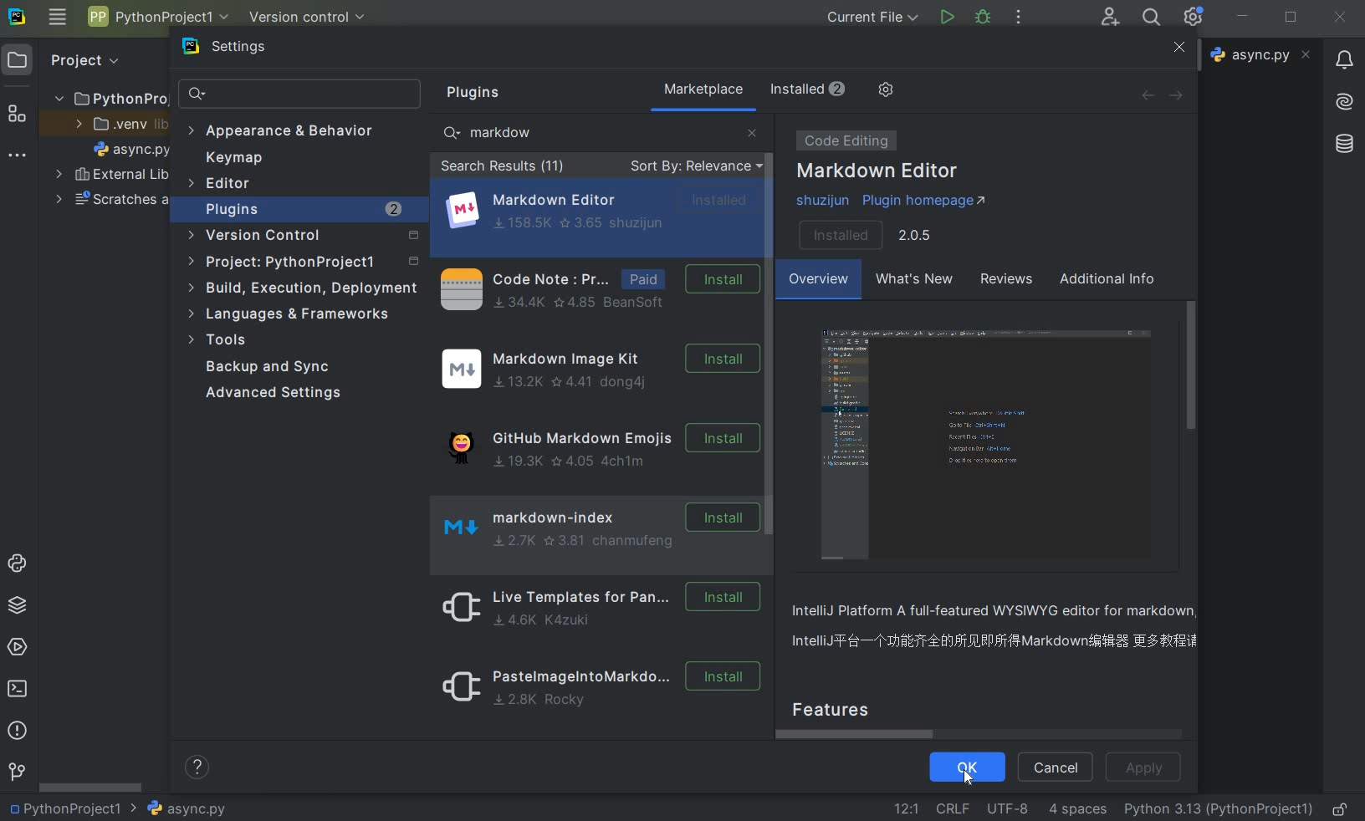  I want to click on structure, so click(18, 111).